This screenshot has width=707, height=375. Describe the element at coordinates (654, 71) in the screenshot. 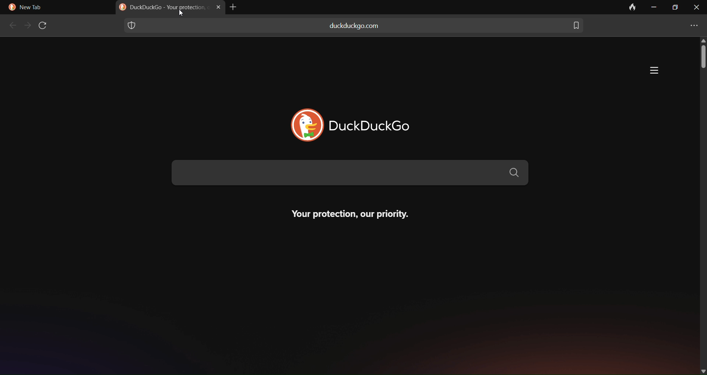

I see `more` at that location.